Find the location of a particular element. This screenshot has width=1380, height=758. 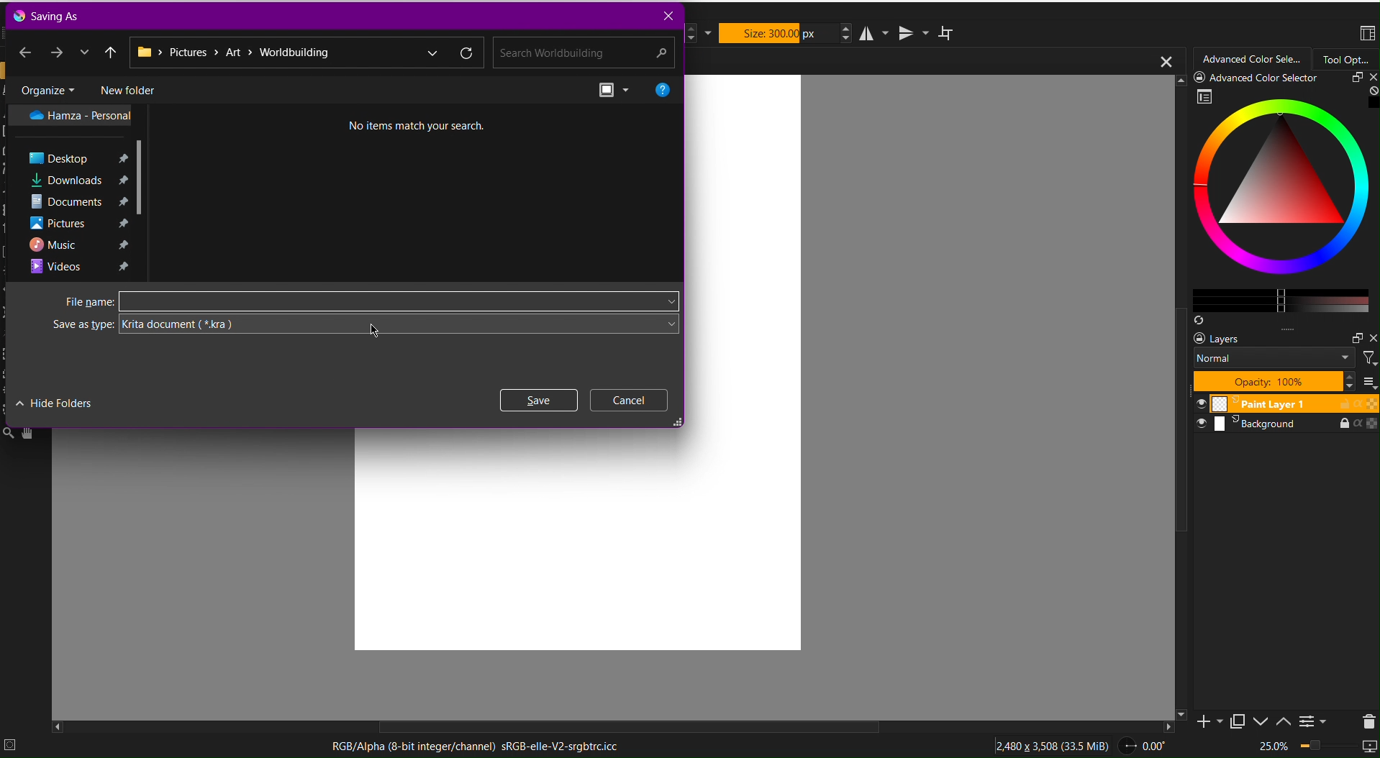

scroll down is located at coordinates (145, 177).